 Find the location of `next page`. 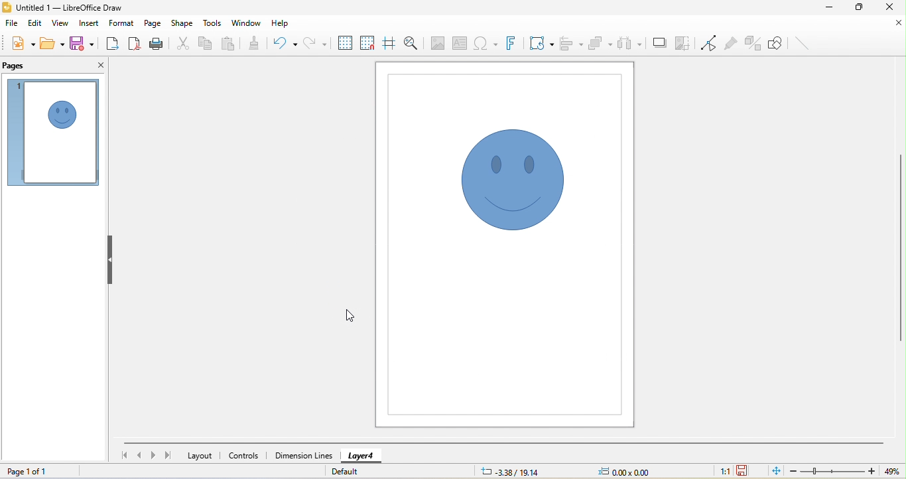

next page is located at coordinates (153, 456).